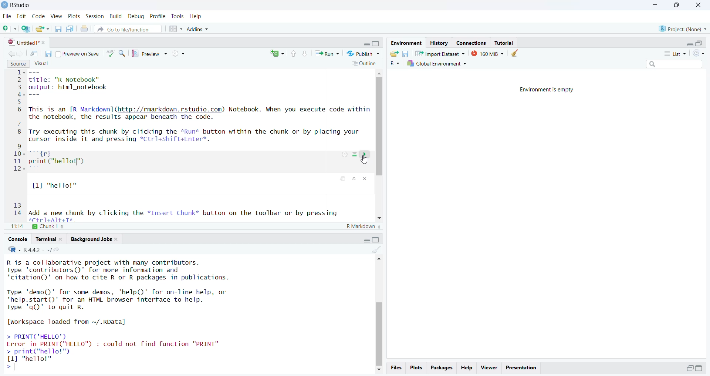 This screenshot has width=710, height=376. I want to click on close, so click(697, 5).